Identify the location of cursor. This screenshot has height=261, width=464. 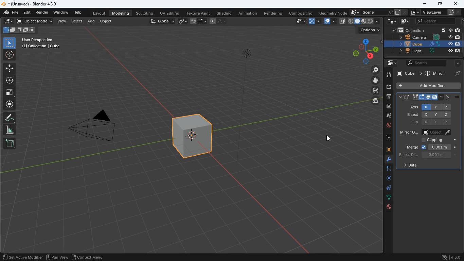
(329, 138).